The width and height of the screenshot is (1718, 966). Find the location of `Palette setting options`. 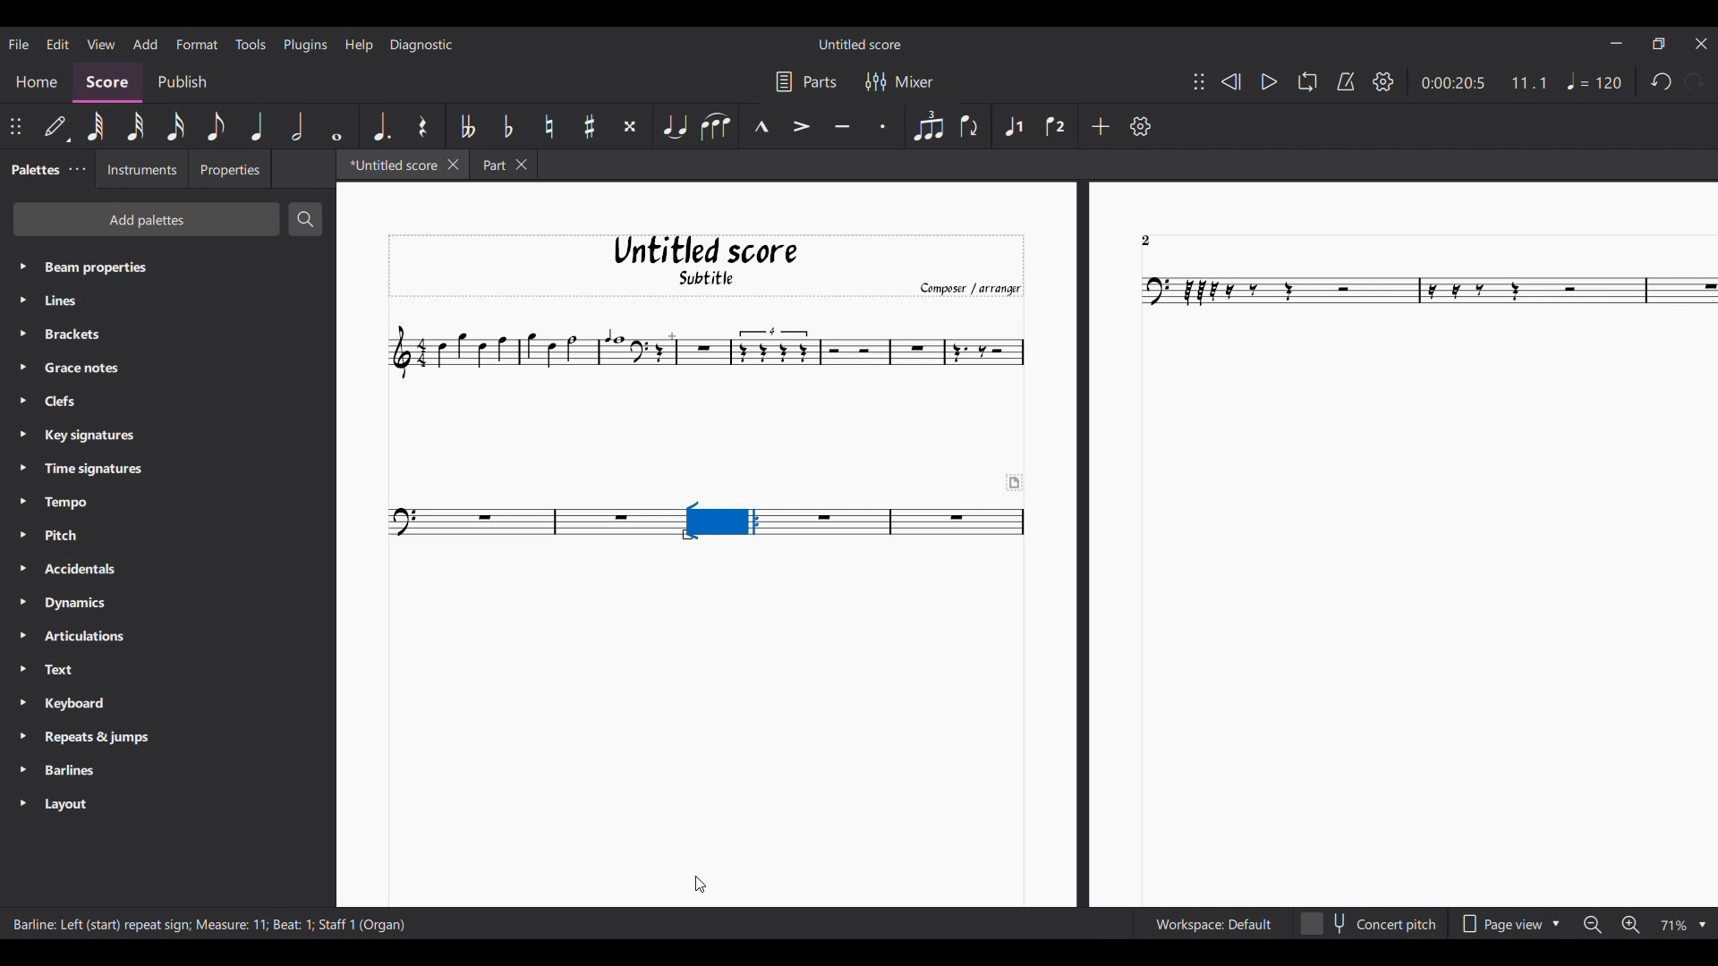

Palette setting options is located at coordinates (182, 537).